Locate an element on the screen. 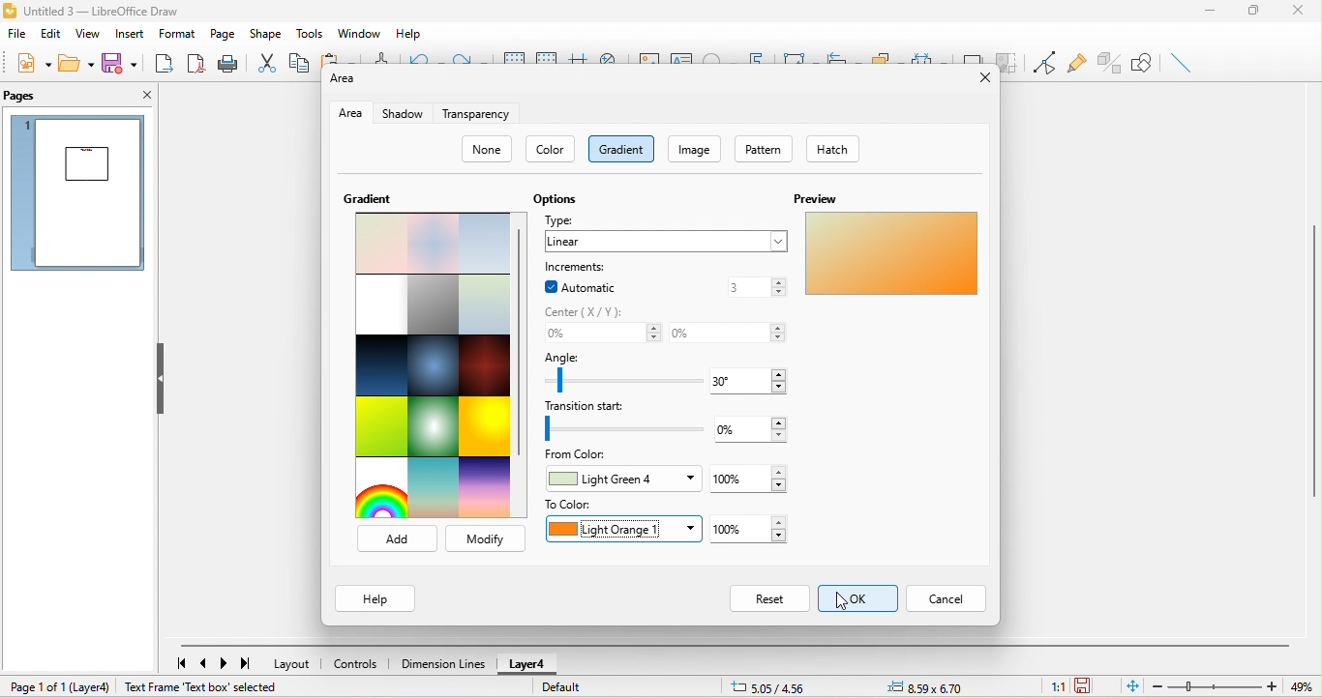 The width and height of the screenshot is (1322, 698). london mist is located at coordinates (434, 305).